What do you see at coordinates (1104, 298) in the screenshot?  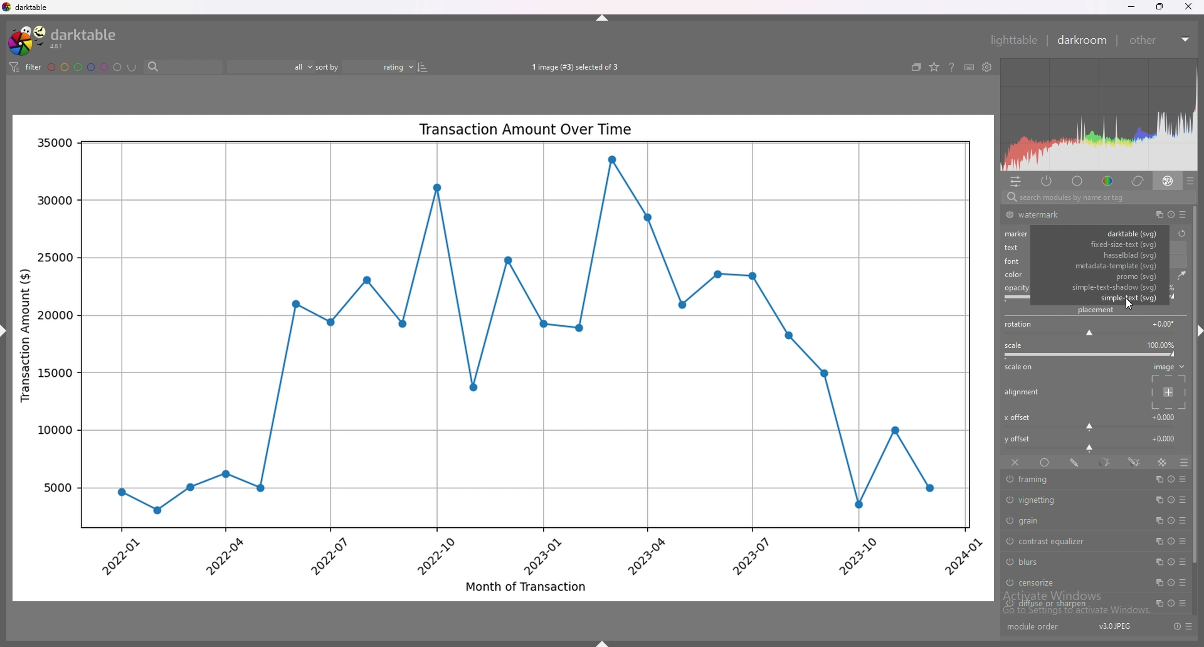 I see `simple text svg` at bounding box center [1104, 298].